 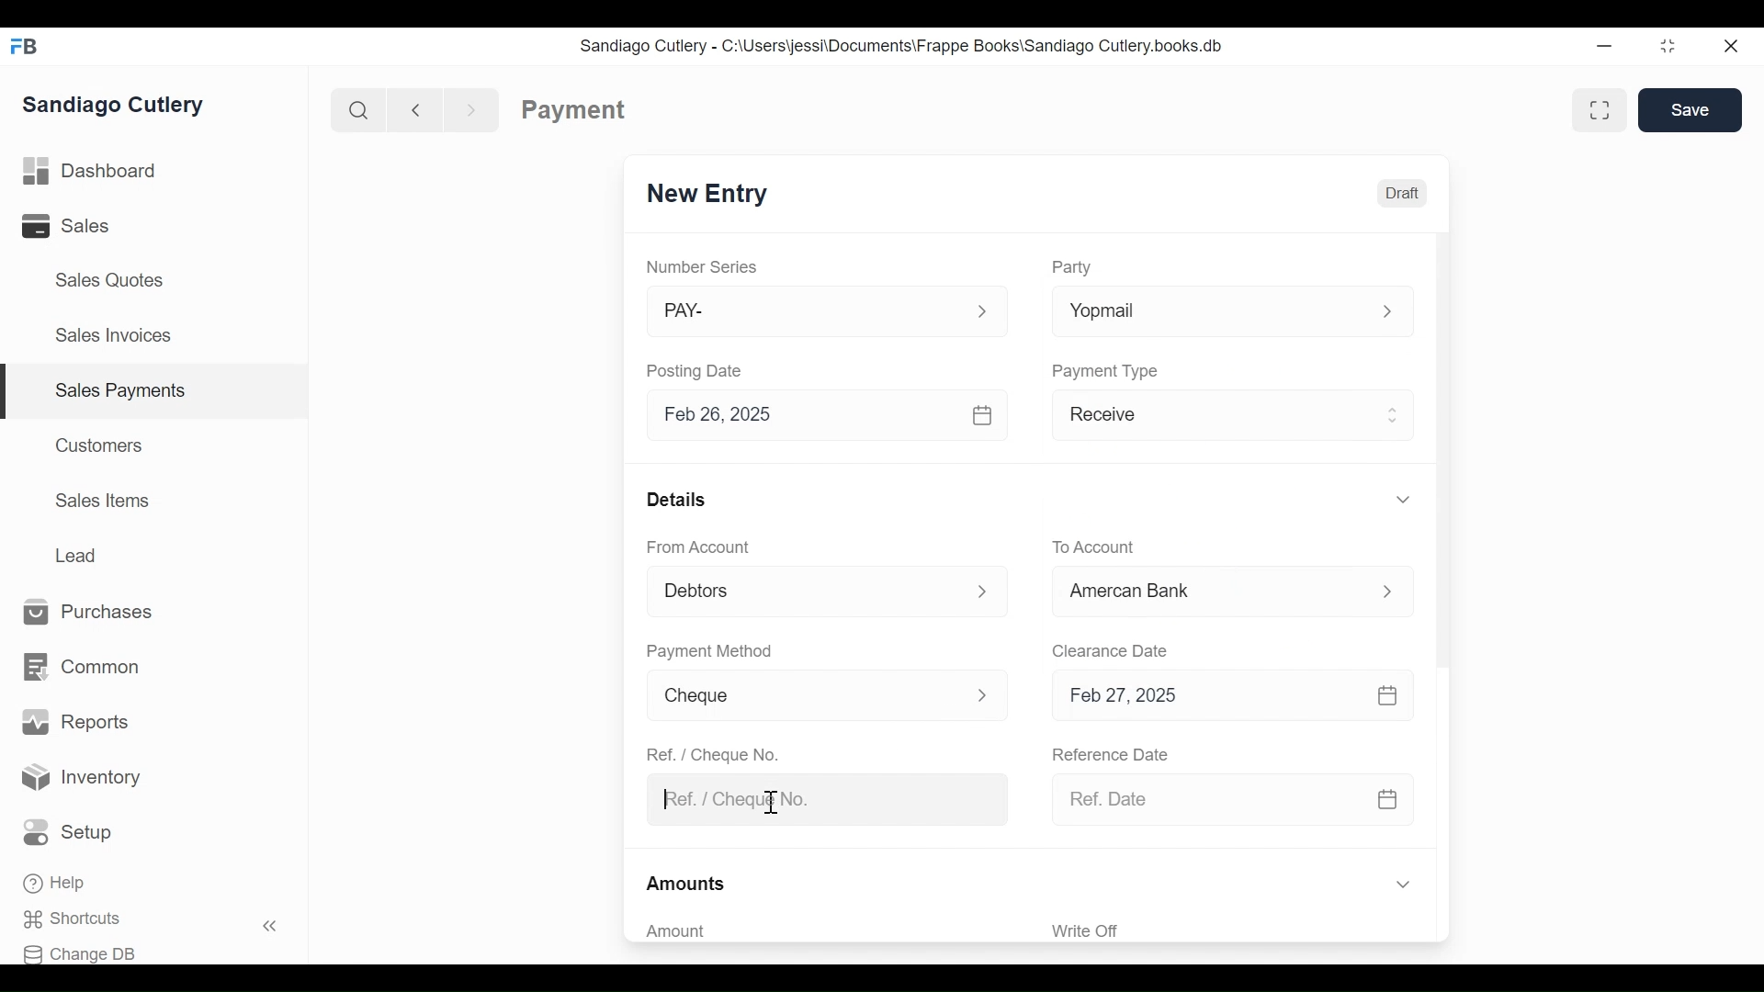 What do you see at coordinates (355, 109) in the screenshot?
I see `Search` at bounding box center [355, 109].